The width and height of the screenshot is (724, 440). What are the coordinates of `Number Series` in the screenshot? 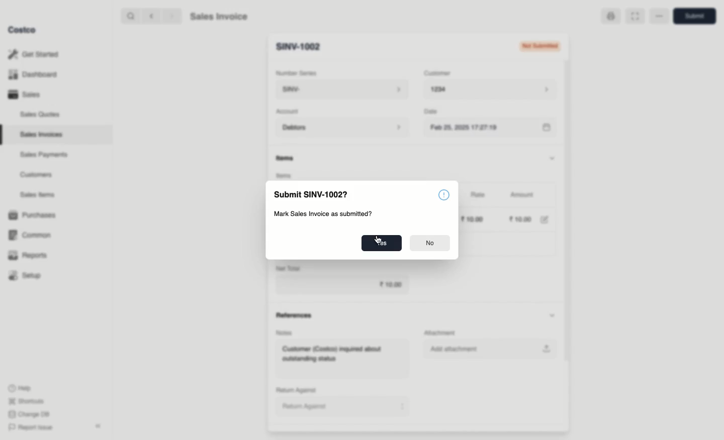 It's located at (297, 73).